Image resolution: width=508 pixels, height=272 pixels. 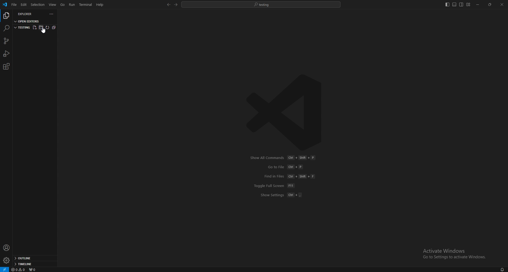 I want to click on search bar, so click(x=261, y=4).